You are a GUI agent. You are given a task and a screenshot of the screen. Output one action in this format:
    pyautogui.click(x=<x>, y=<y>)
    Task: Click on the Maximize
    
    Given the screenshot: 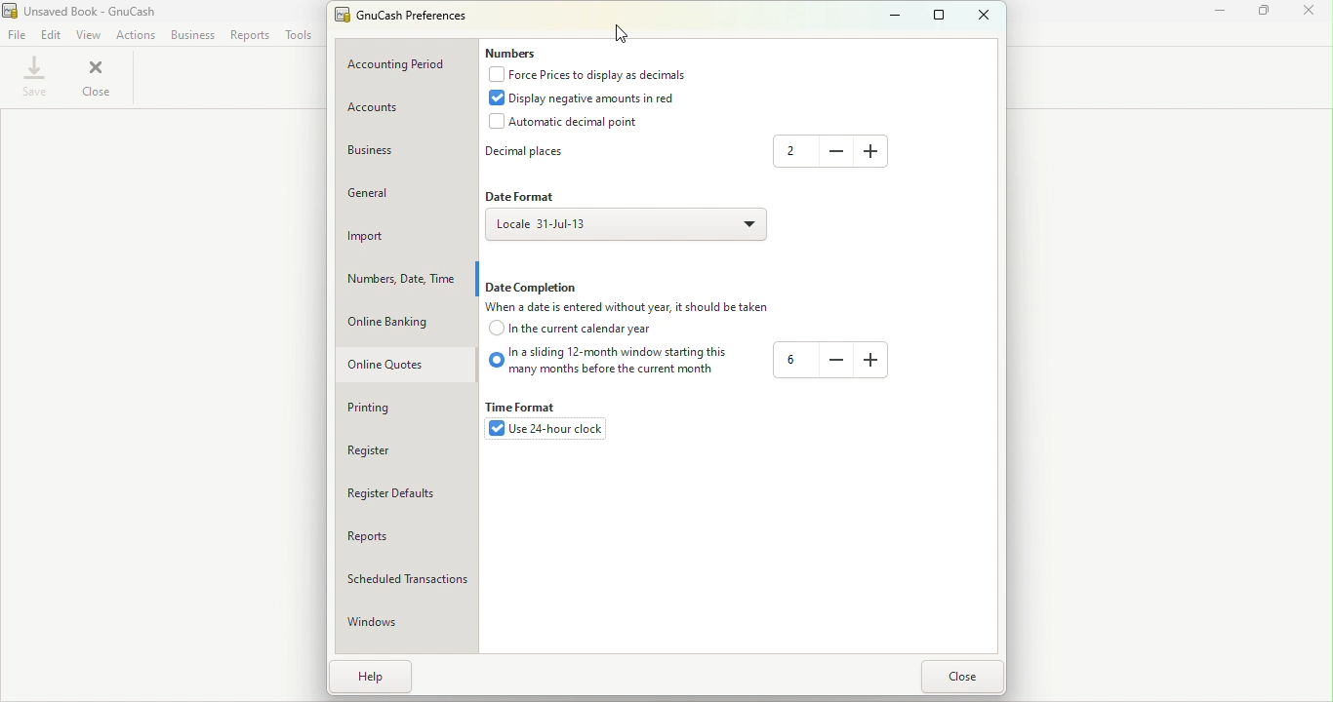 What is the action you would take?
    pyautogui.click(x=941, y=17)
    